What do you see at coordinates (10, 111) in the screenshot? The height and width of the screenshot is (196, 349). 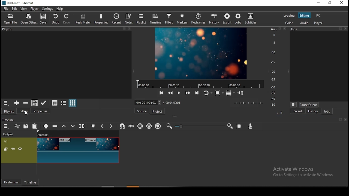 I see `playlist` at bounding box center [10, 111].